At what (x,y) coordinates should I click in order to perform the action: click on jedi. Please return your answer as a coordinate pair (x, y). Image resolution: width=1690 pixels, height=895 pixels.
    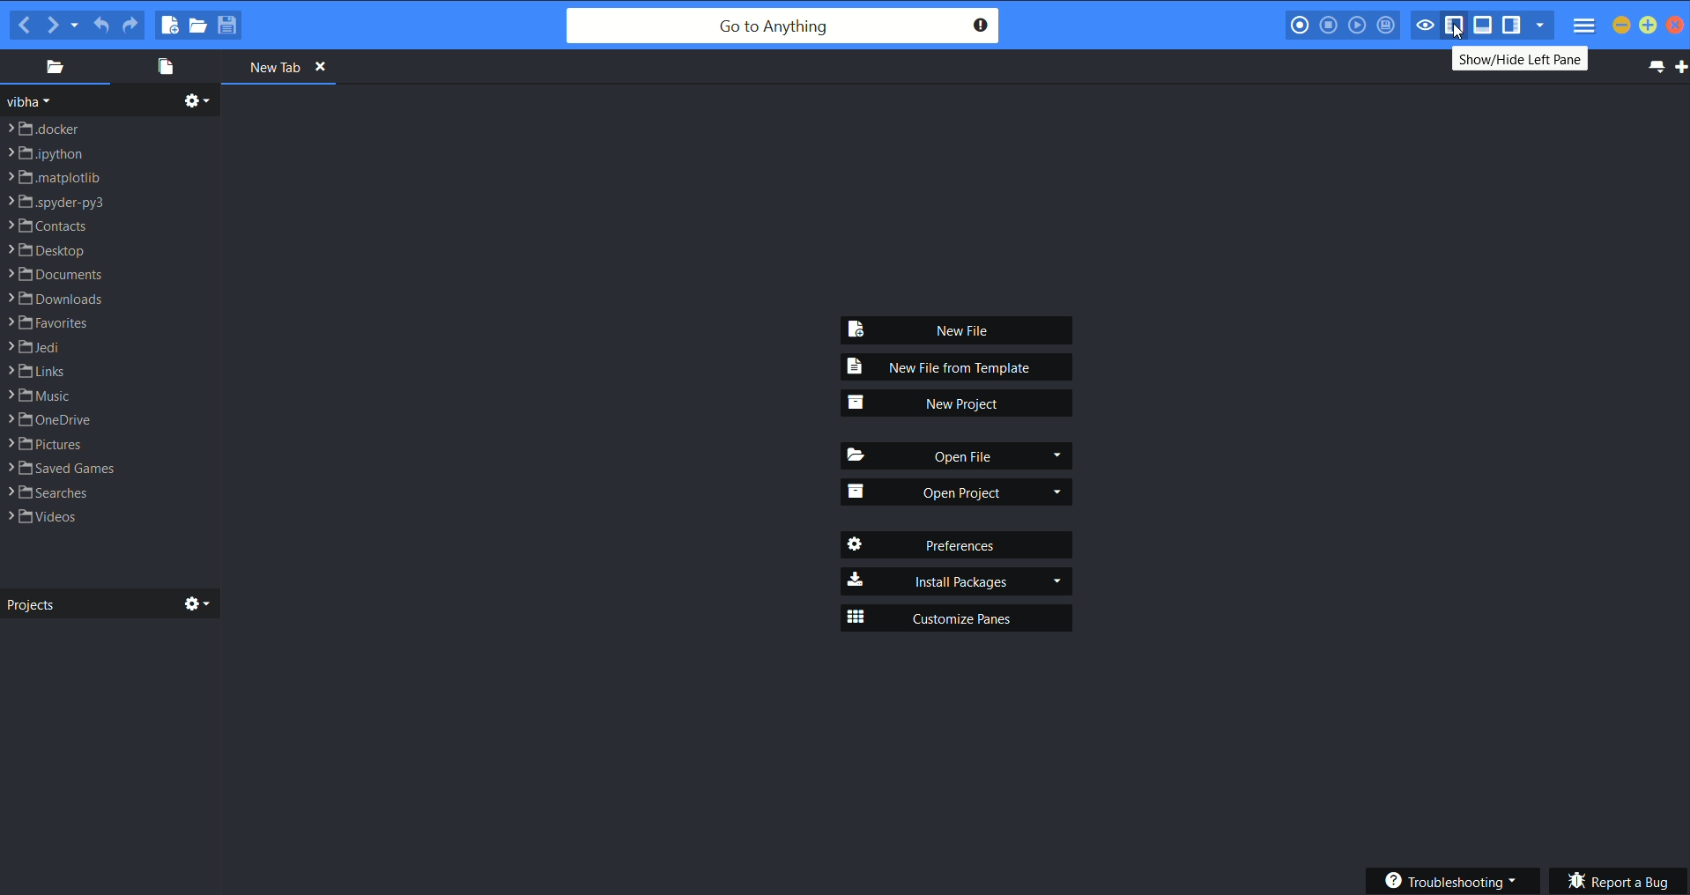
    Looking at the image, I should click on (36, 347).